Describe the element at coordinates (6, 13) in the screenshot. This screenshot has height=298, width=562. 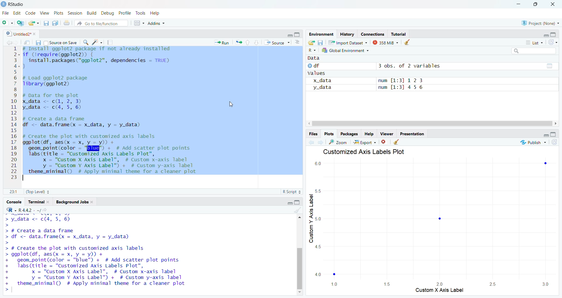
I see `File` at that location.